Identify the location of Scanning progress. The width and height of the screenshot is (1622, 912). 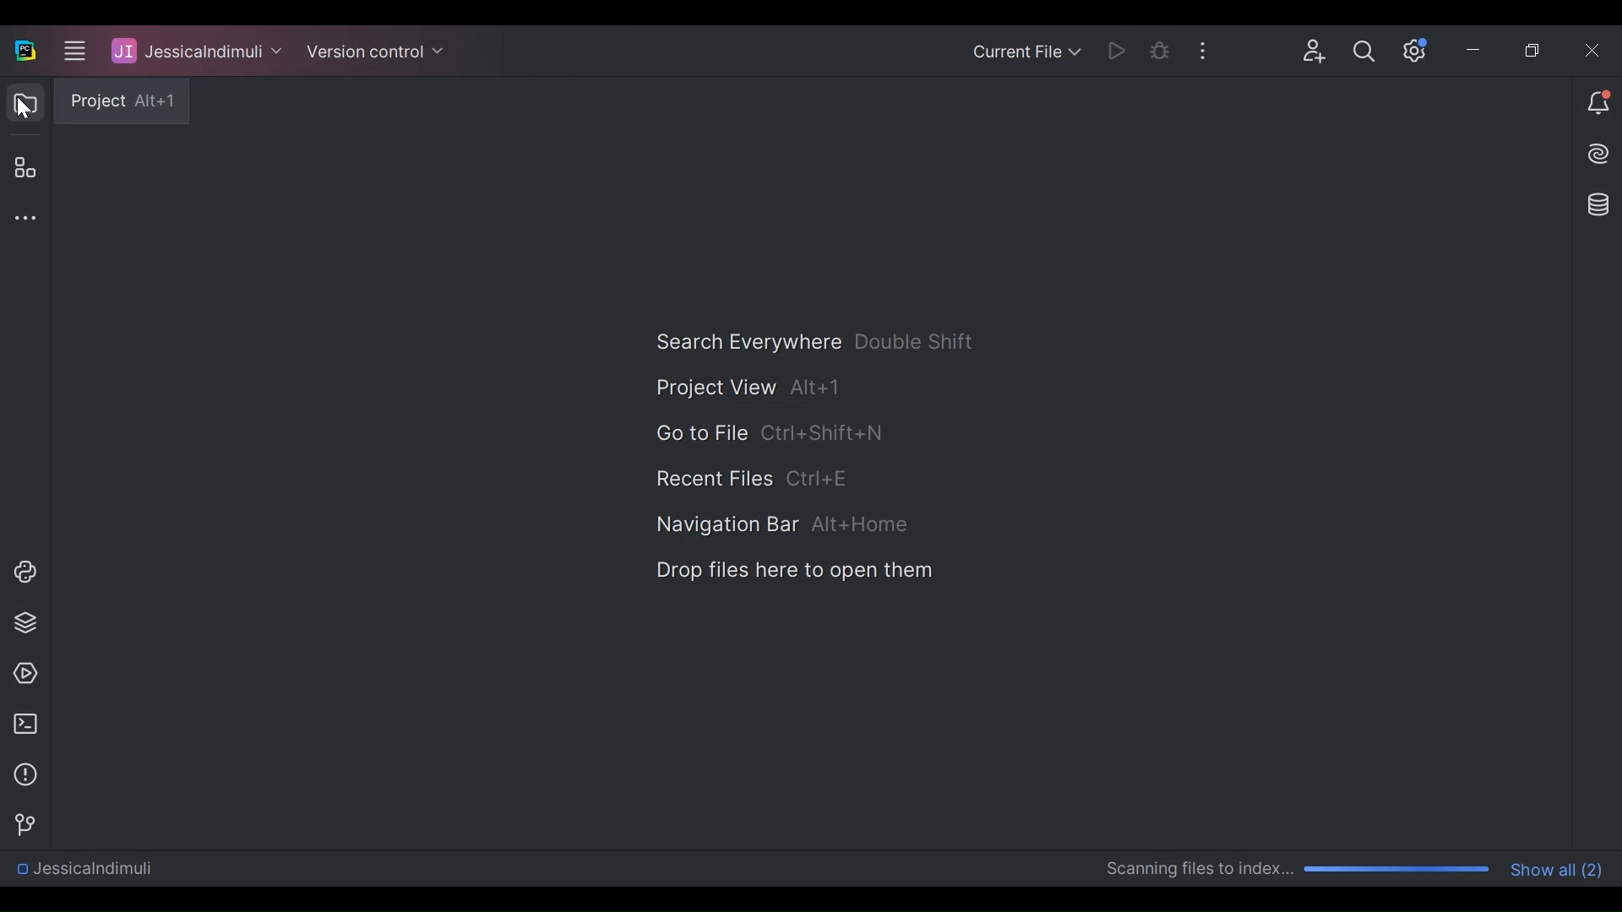
(1301, 869).